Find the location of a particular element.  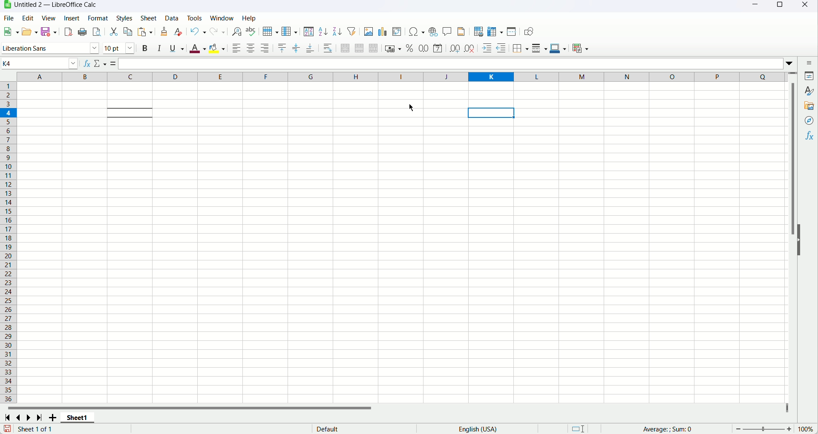

Vertical scroll bar is located at coordinates (794, 239).